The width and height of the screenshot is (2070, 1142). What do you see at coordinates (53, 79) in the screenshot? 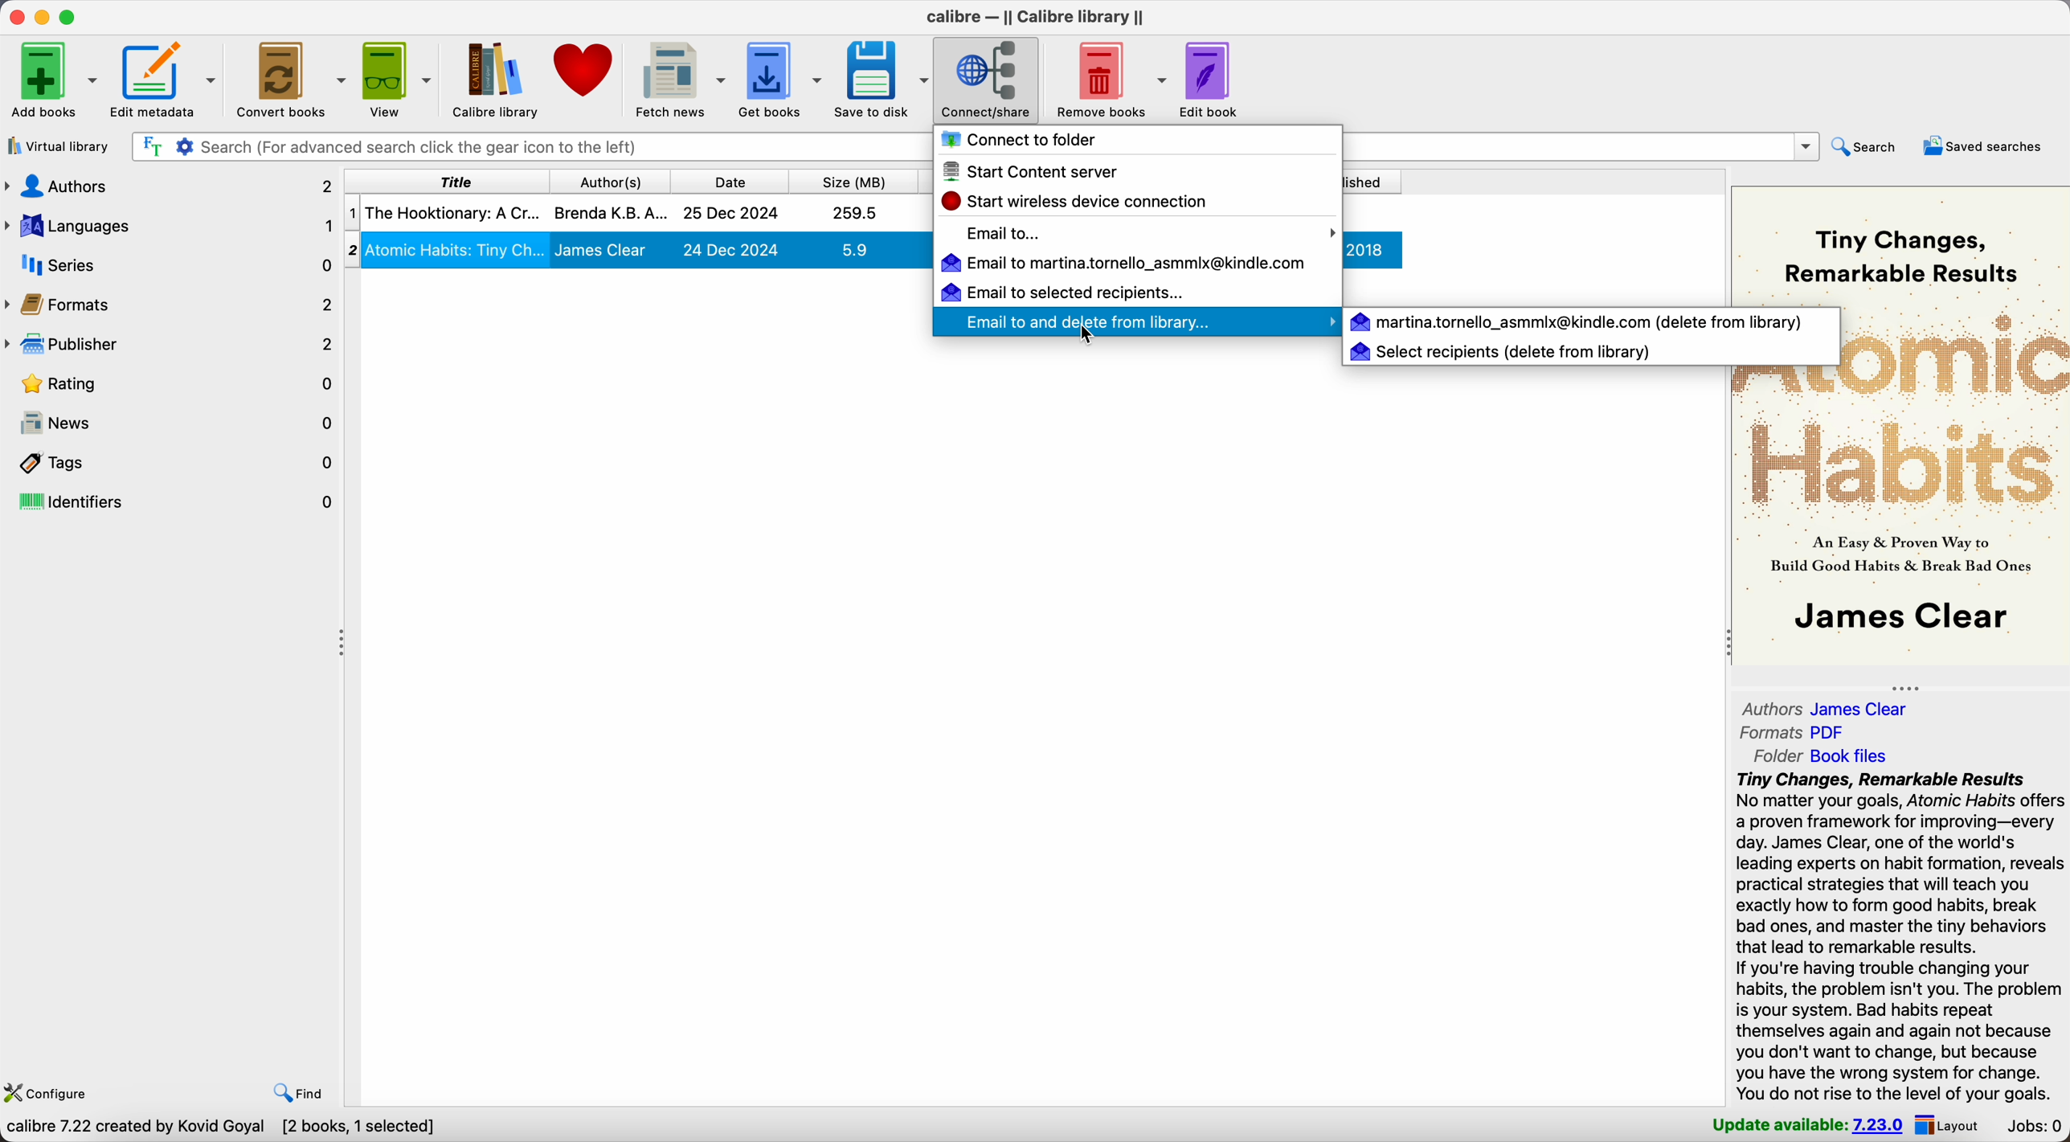
I see `Add books` at bounding box center [53, 79].